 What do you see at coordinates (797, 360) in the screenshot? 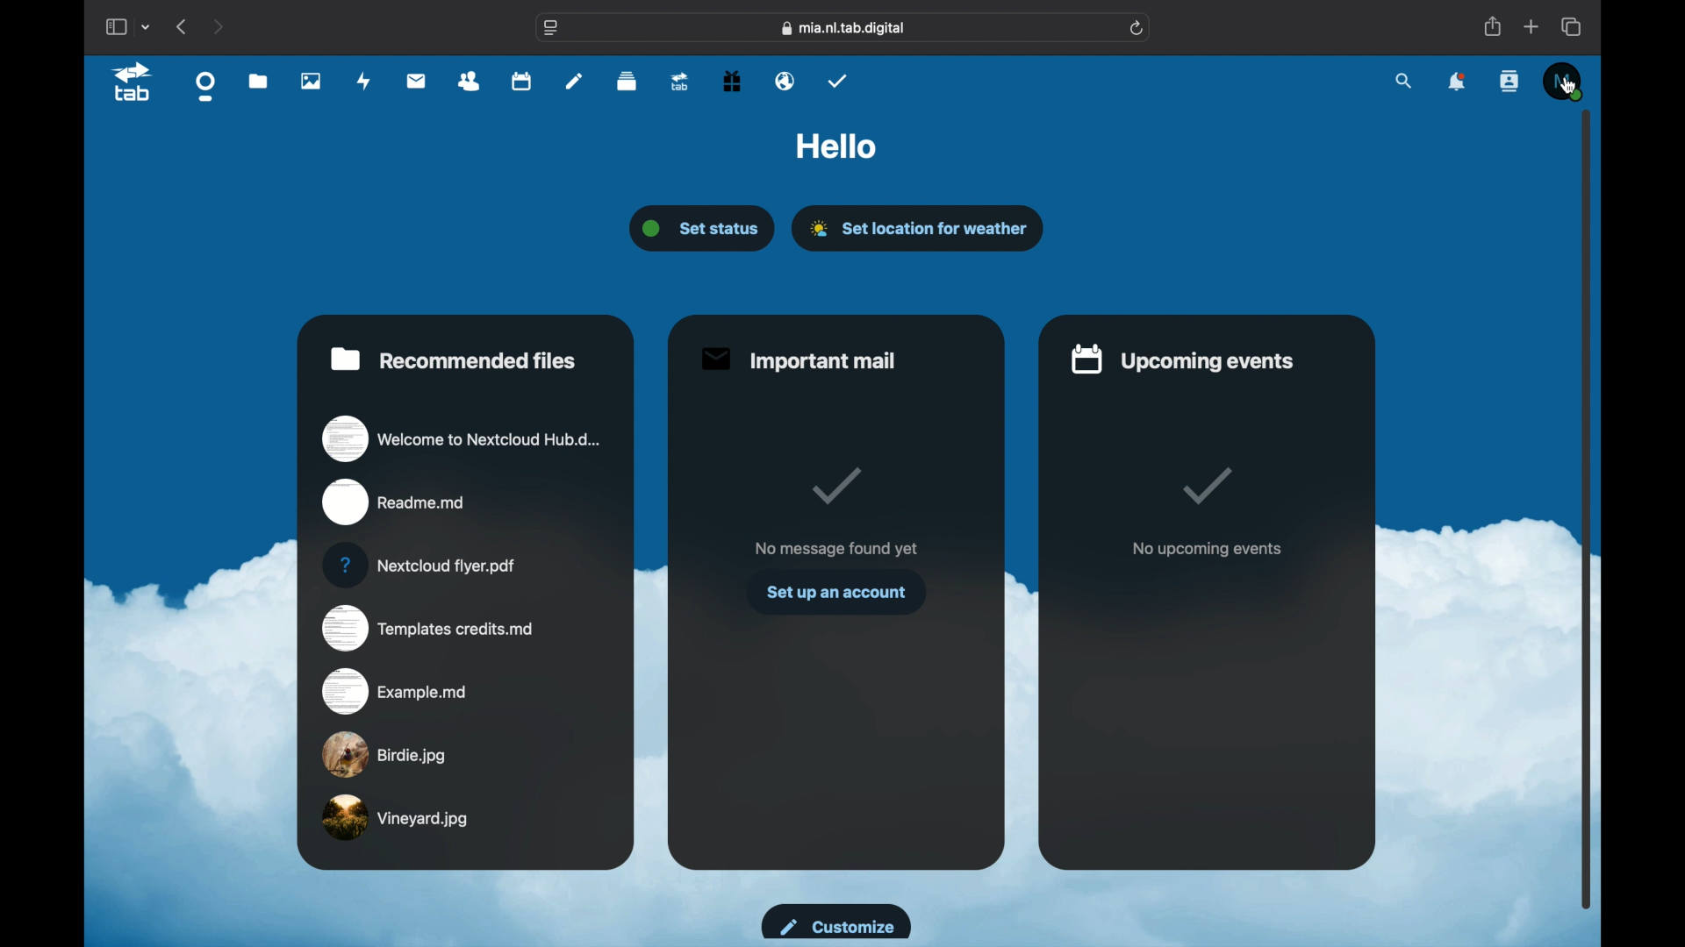
I see `important mail` at bounding box center [797, 360].